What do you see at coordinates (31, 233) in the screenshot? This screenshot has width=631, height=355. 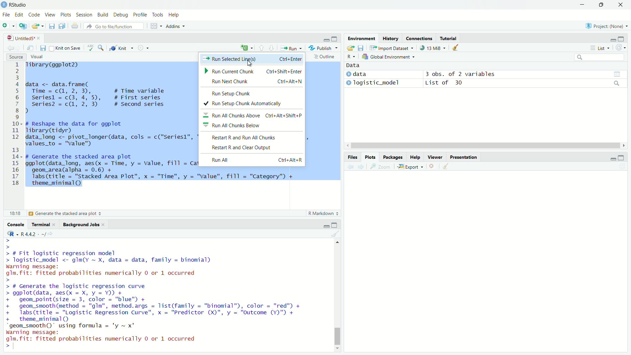 I see `«R442 -` at bounding box center [31, 233].